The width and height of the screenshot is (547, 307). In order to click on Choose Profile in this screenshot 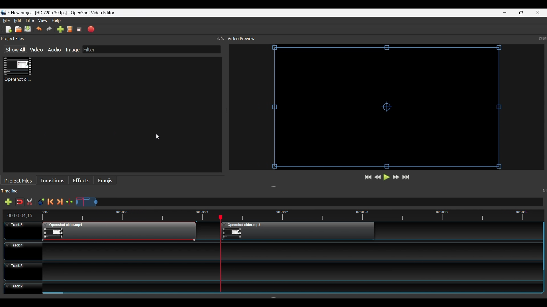, I will do `click(70, 30)`.